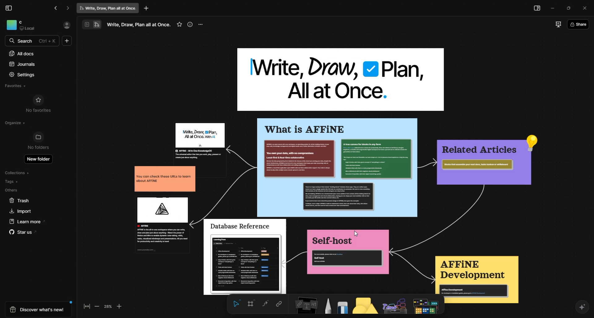 This screenshot has width=594, height=318. I want to click on Plugins, so click(395, 307).